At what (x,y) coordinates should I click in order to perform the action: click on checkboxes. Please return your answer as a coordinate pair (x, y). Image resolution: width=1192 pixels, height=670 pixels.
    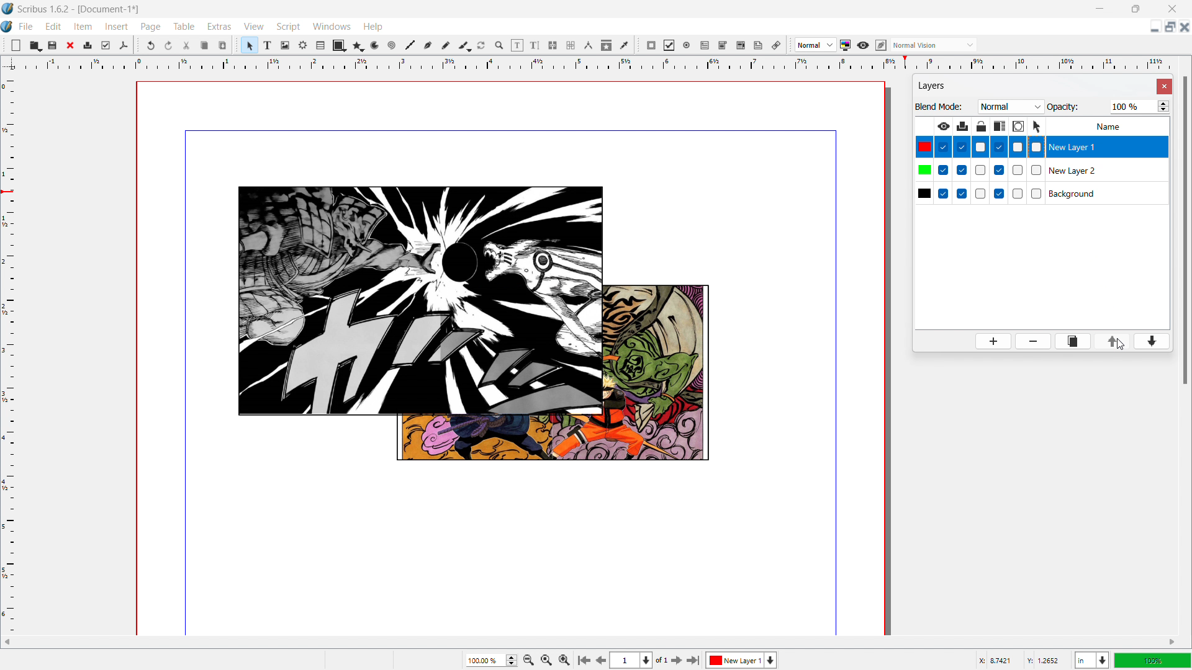
    Looking at the image, I should click on (990, 170).